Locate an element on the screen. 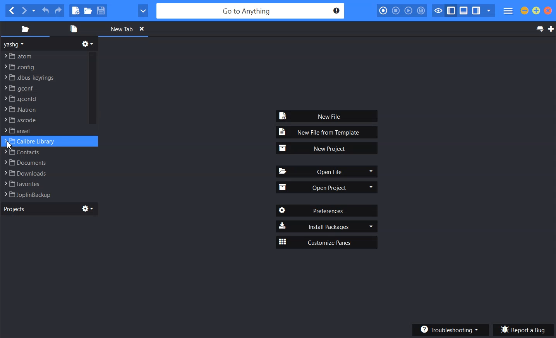 The image size is (556, 338). Close is located at coordinates (141, 28).